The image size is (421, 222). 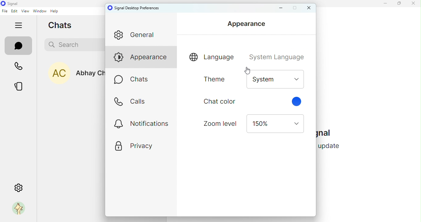 What do you see at coordinates (20, 86) in the screenshot?
I see `stories` at bounding box center [20, 86].